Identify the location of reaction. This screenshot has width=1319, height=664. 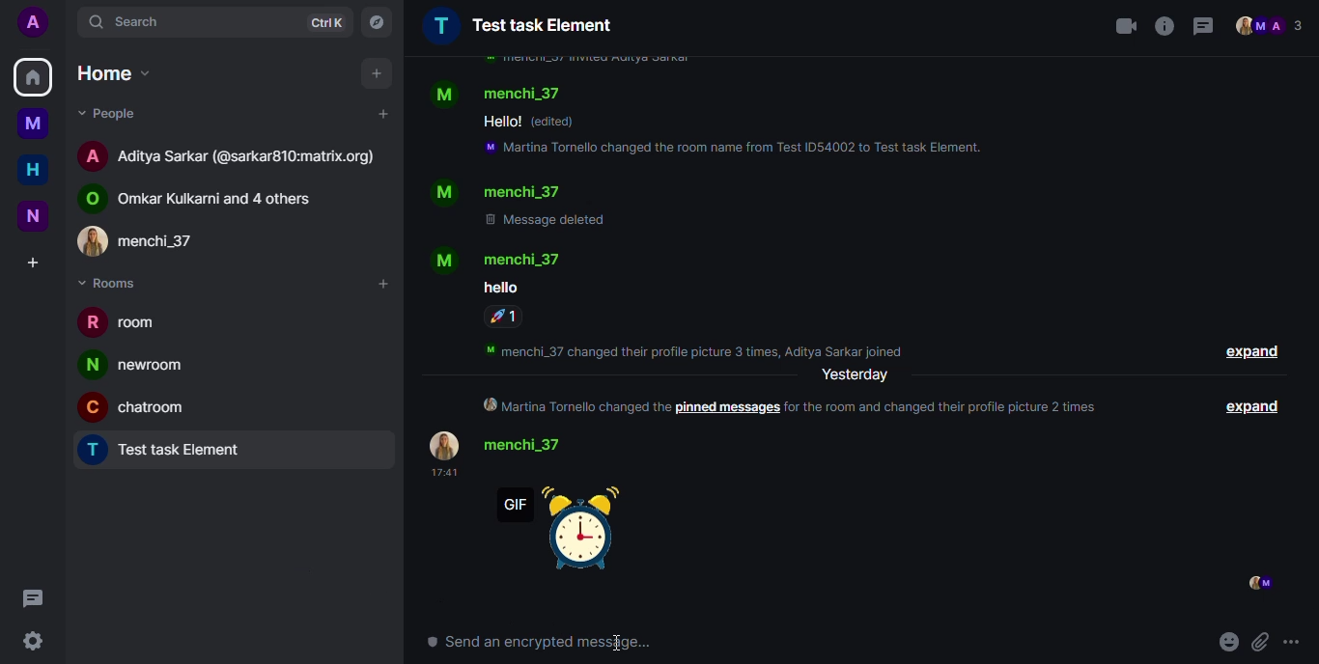
(505, 317).